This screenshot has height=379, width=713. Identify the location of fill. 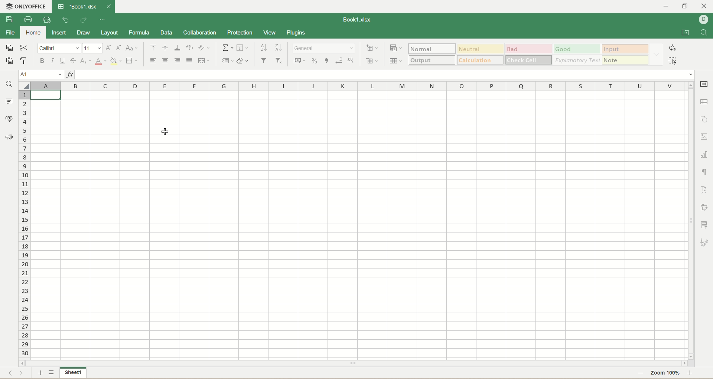
(242, 47).